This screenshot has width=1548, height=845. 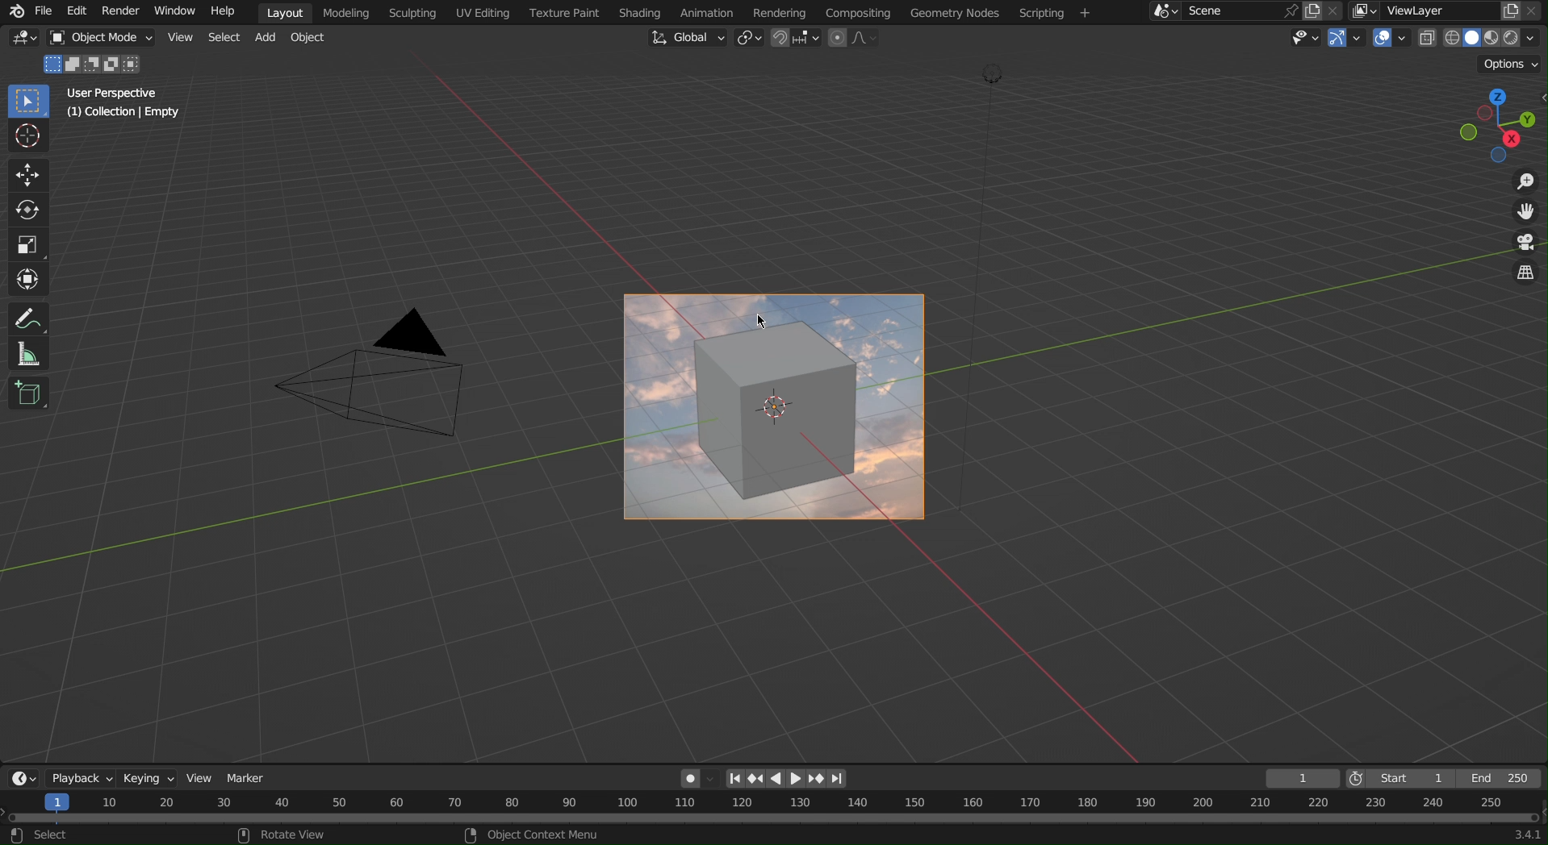 I want to click on Select Box, so click(x=26, y=102).